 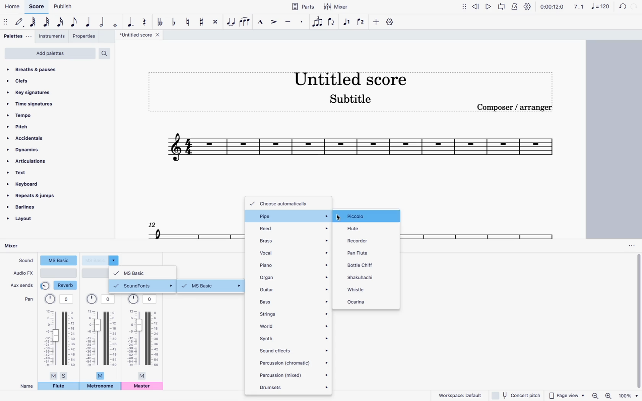 What do you see at coordinates (61, 22) in the screenshot?
I see `16th note` at bounding box center [61, 22].